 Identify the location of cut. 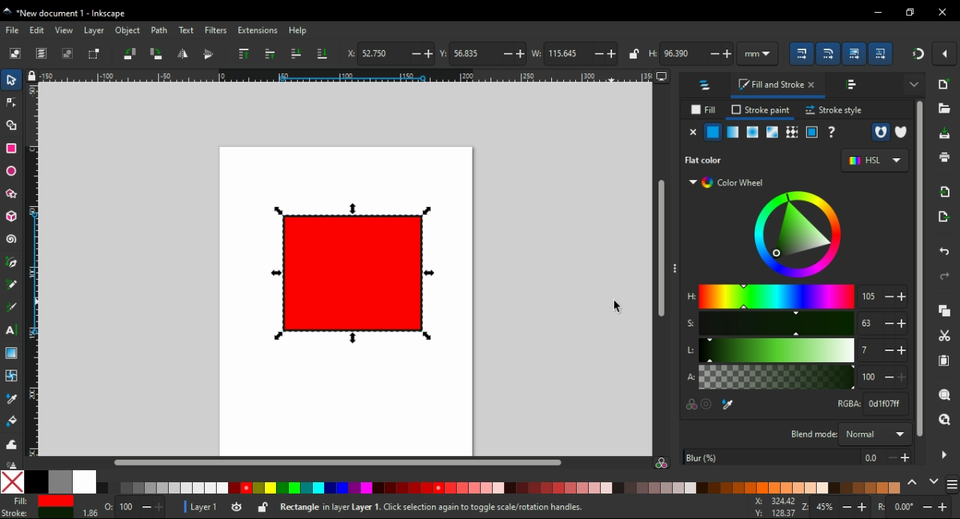
(943, 336).